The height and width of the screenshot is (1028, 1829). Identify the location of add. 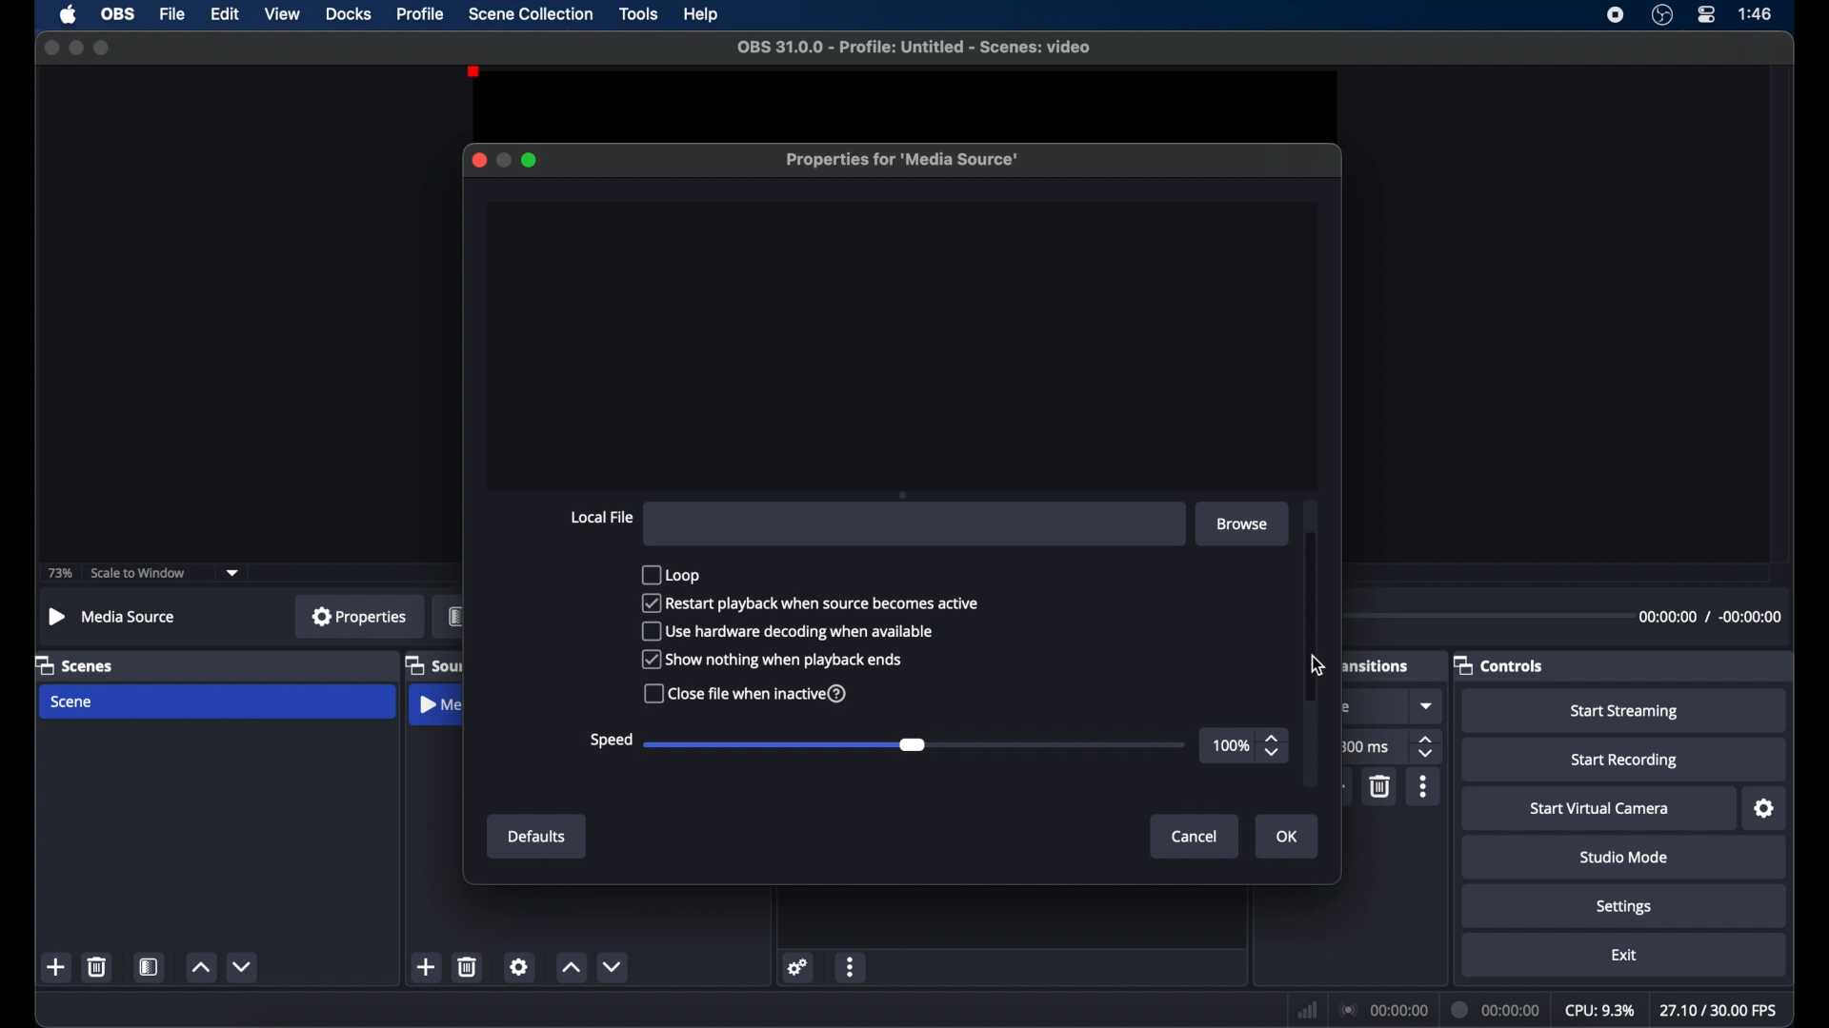
(425, 966).